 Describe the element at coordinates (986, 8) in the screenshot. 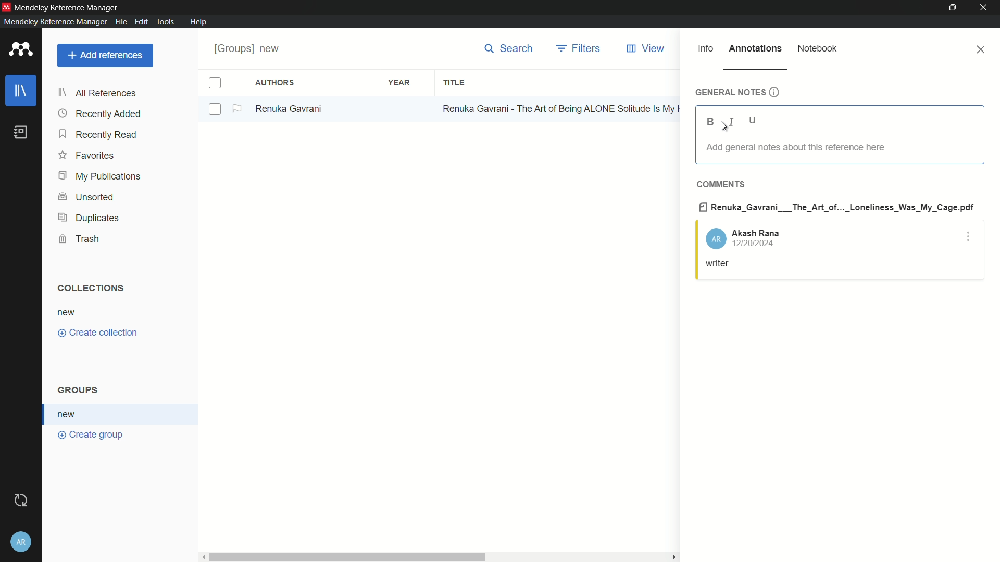

I see `close app` at that location.